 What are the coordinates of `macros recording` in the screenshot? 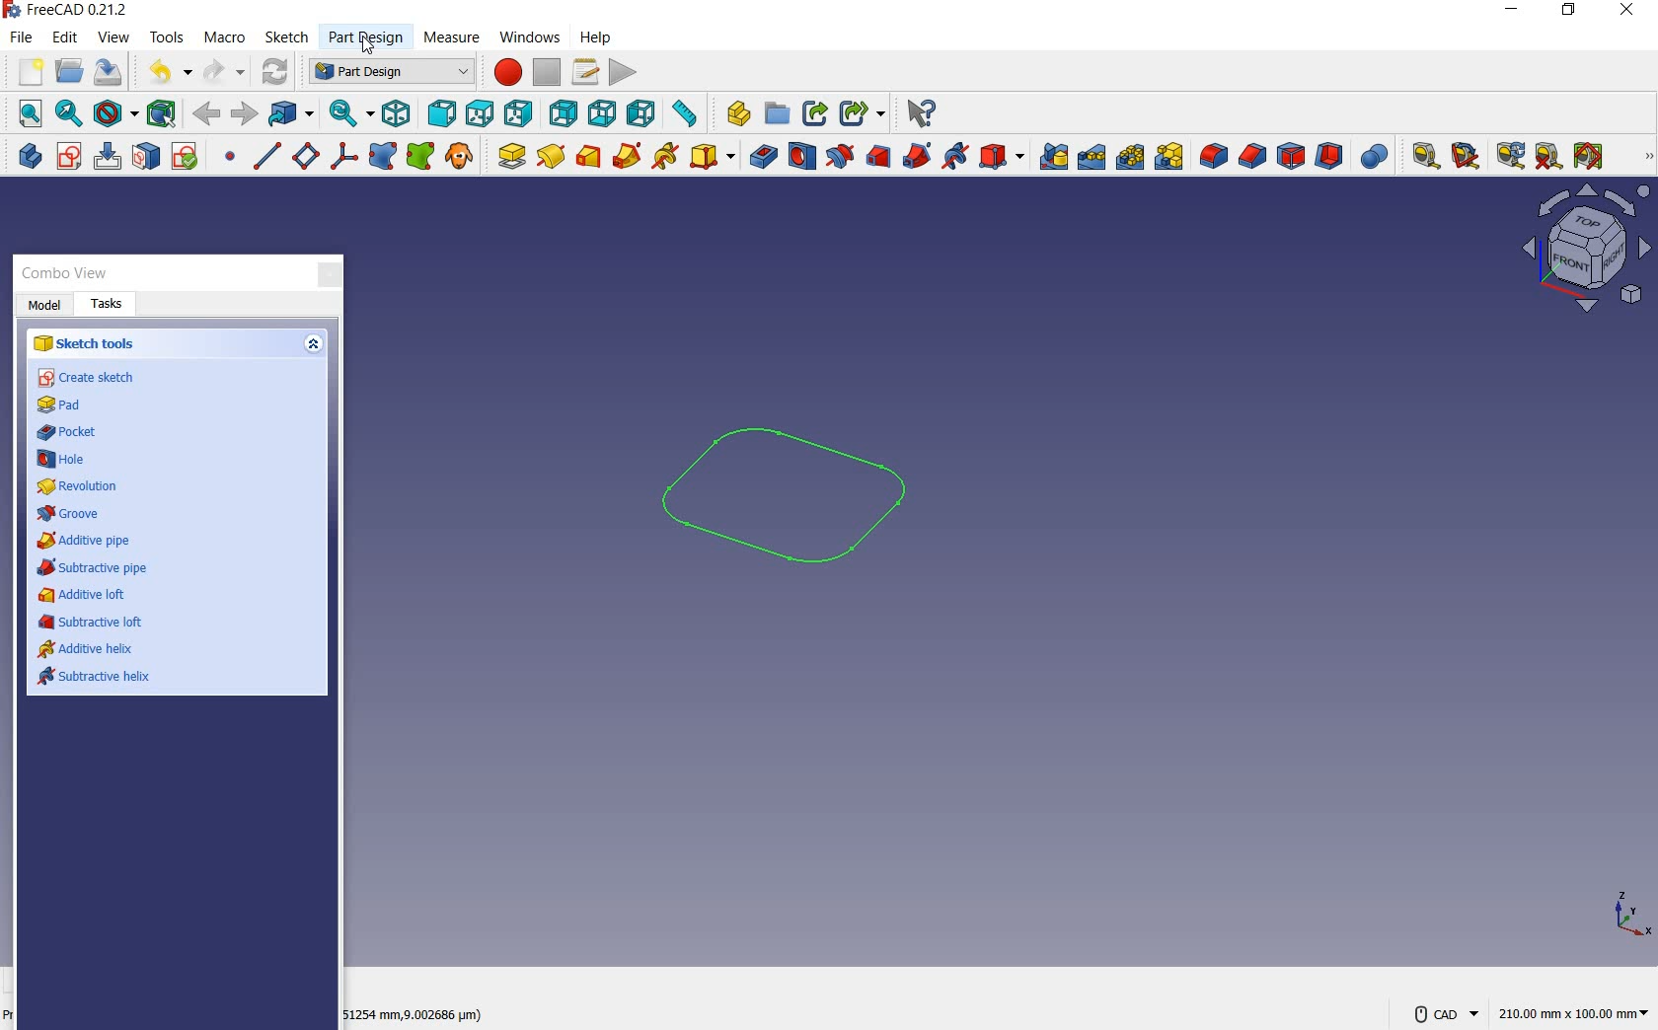 It's located at (503, 74).